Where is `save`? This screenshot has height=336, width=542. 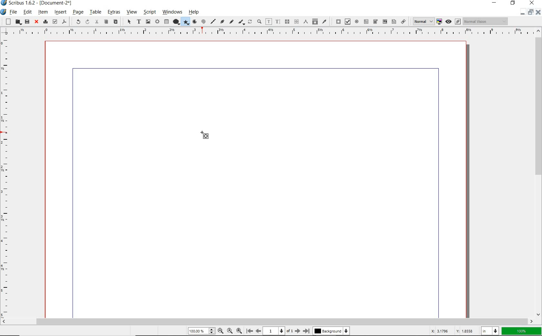
save is located at coordinates (27, 21).